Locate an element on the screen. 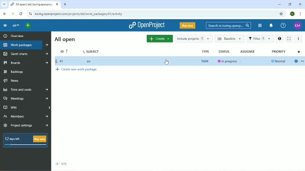 The width and height of the screenshot is (305, 171). All open is located at coordinates (65, 39).